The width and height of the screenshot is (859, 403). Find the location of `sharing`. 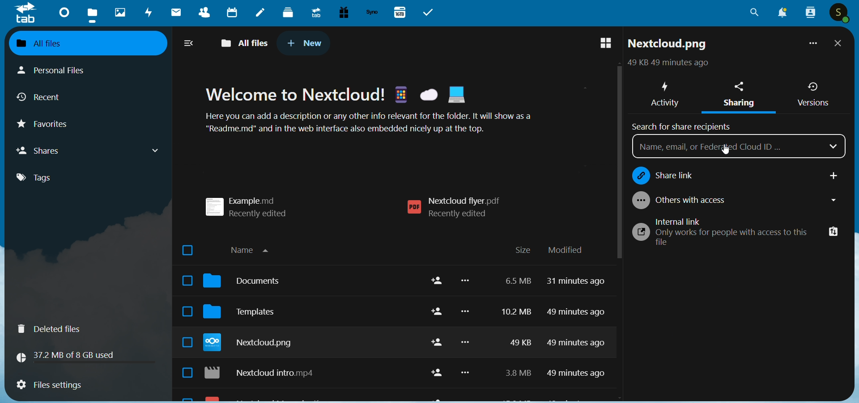

sharing is located at coordinates (742, 96).